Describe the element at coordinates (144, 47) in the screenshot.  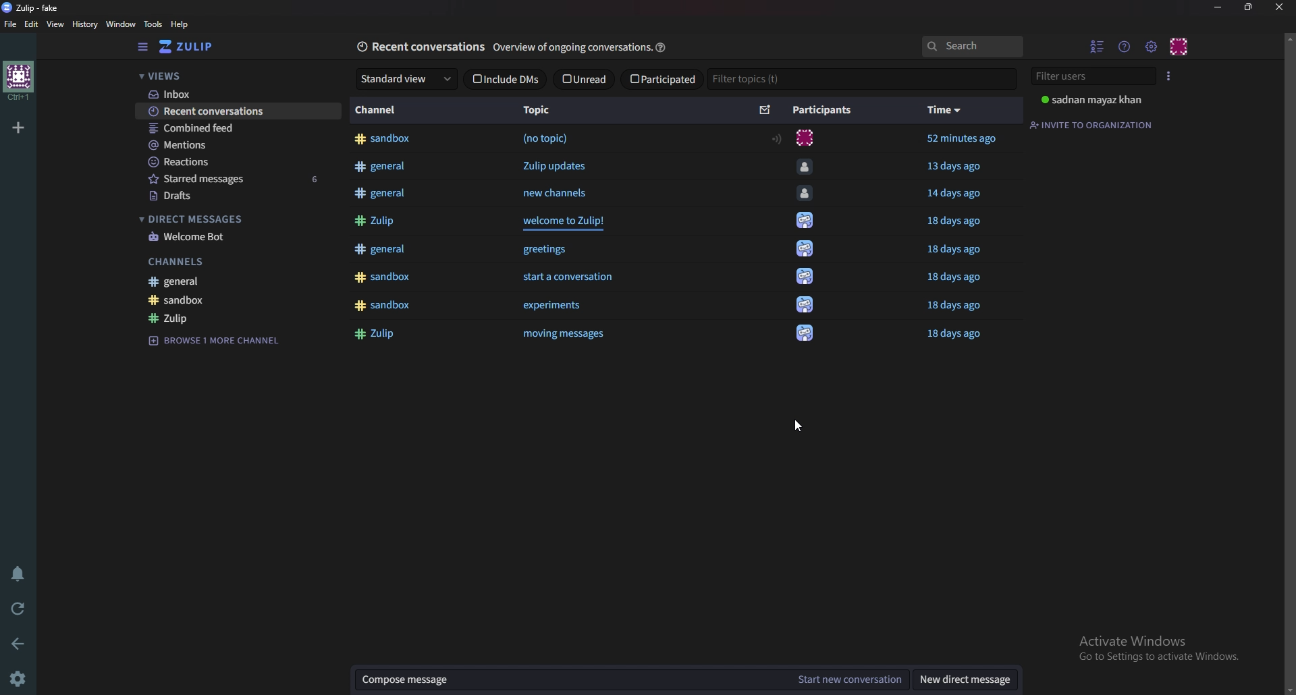
I see `Hide sidebar` at that location.